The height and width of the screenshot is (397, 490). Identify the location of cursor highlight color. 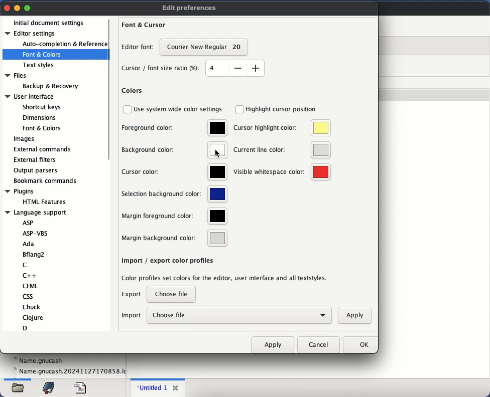
(283, 128).